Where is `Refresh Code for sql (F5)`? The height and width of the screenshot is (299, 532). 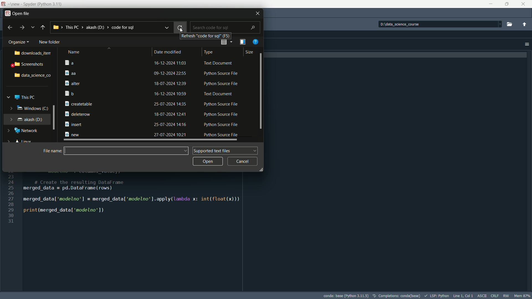
Refresh Code for sql (F5) is located at coordinates (206, 37).